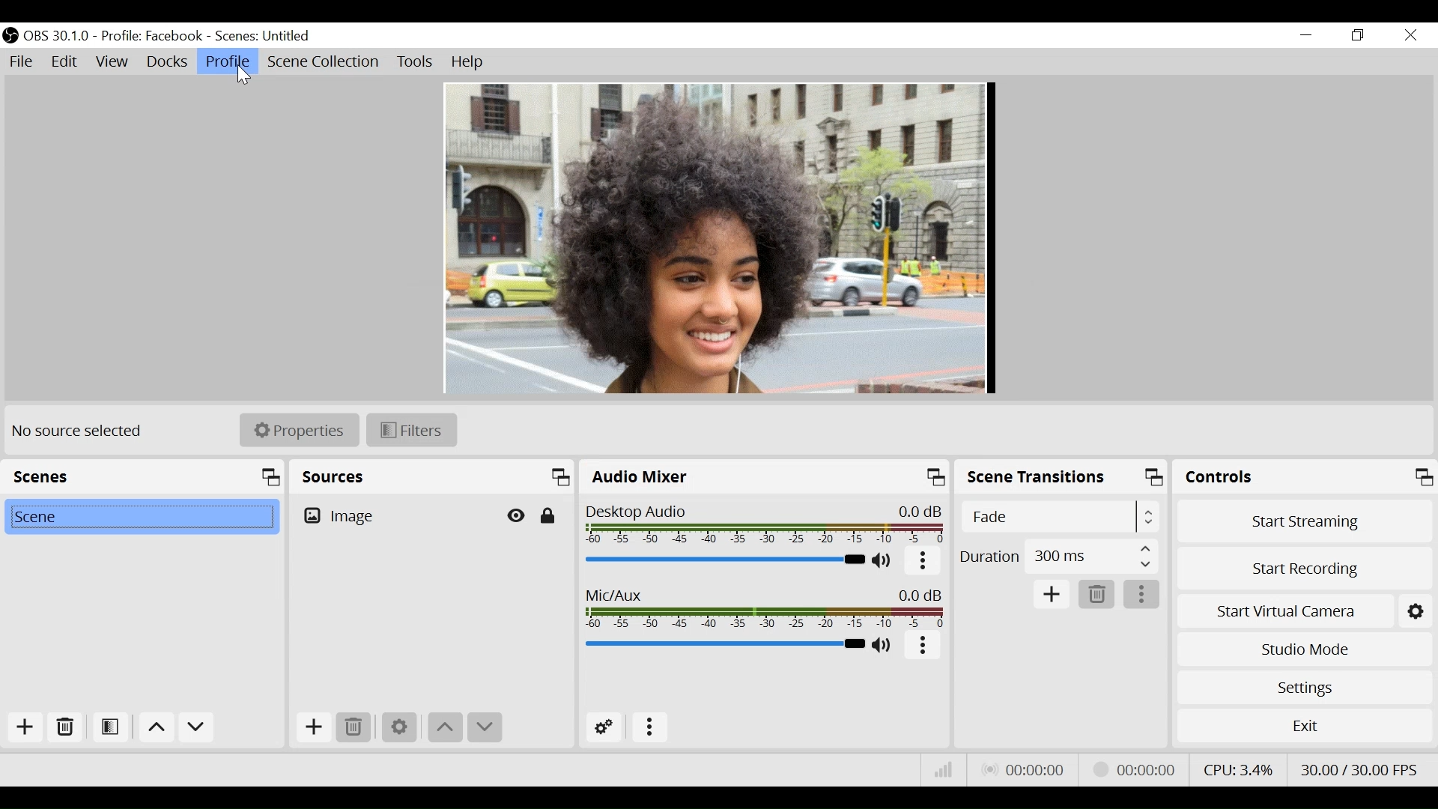 The height and width of the screenshot is (809, 1438). What do you see at coordinates (923, 647) in the screenshot?
I see `more options` at bounding box center [923, 647].